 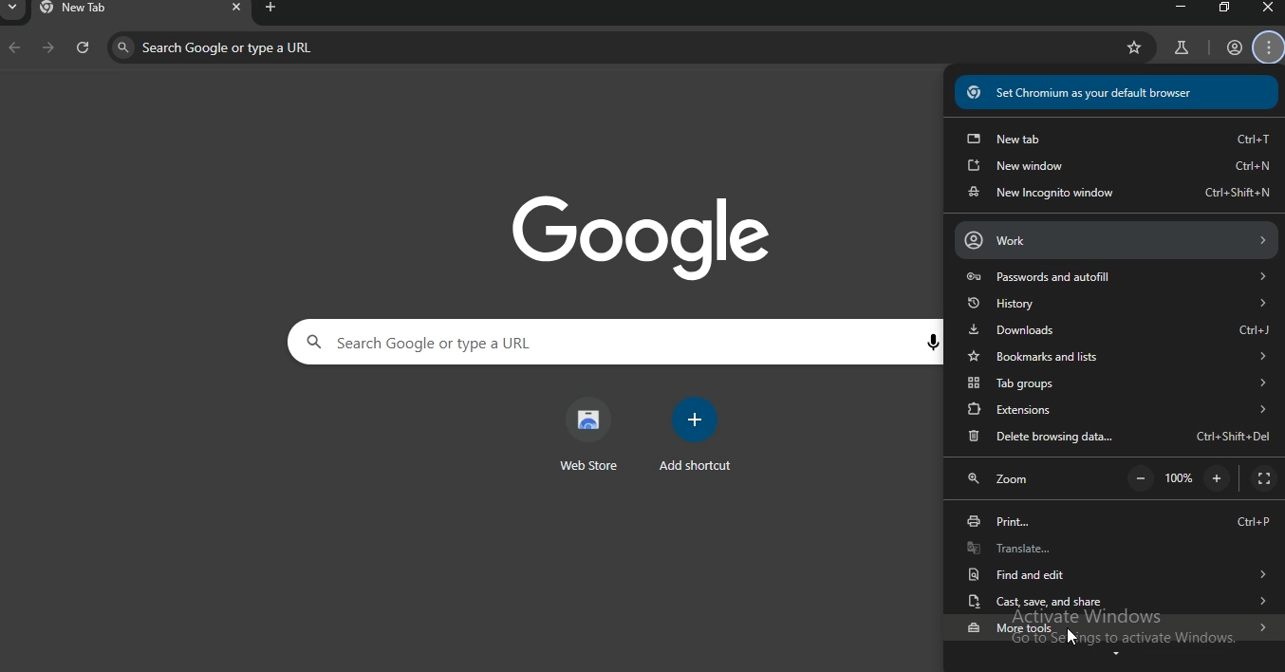 I want to click on downloads, so click(x=1118, y=330).